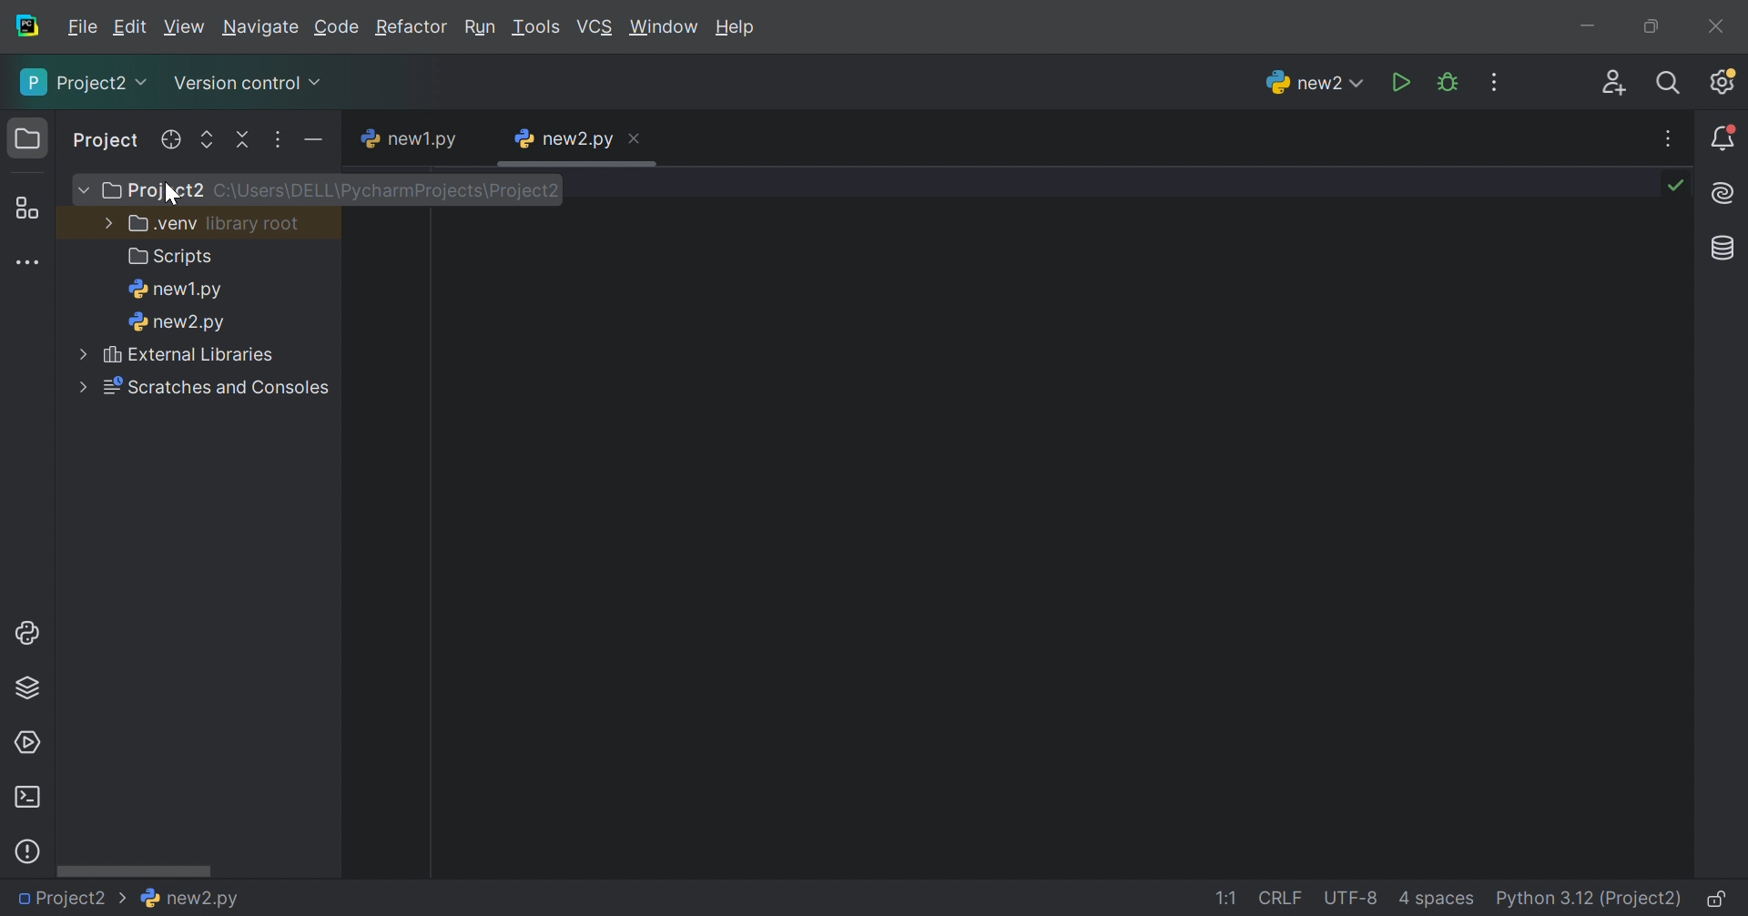 Image resolution: width=1748 pixels, height=916 pixels. Describe the element at coordinates (189, 897) in the screenshot. I see `new2.py` at that location.